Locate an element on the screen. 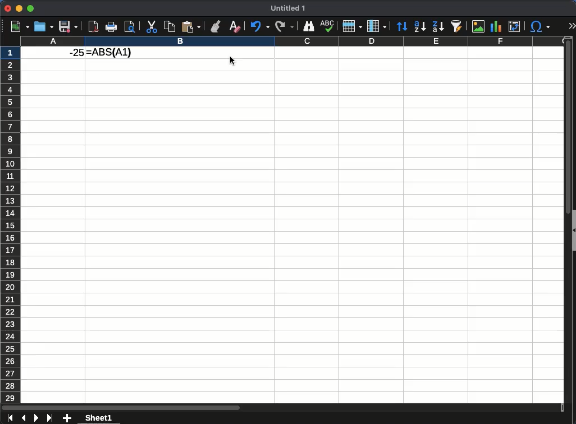 The width and height of the screenshot is (576, 424). cut is located at coordinates (151, 26).